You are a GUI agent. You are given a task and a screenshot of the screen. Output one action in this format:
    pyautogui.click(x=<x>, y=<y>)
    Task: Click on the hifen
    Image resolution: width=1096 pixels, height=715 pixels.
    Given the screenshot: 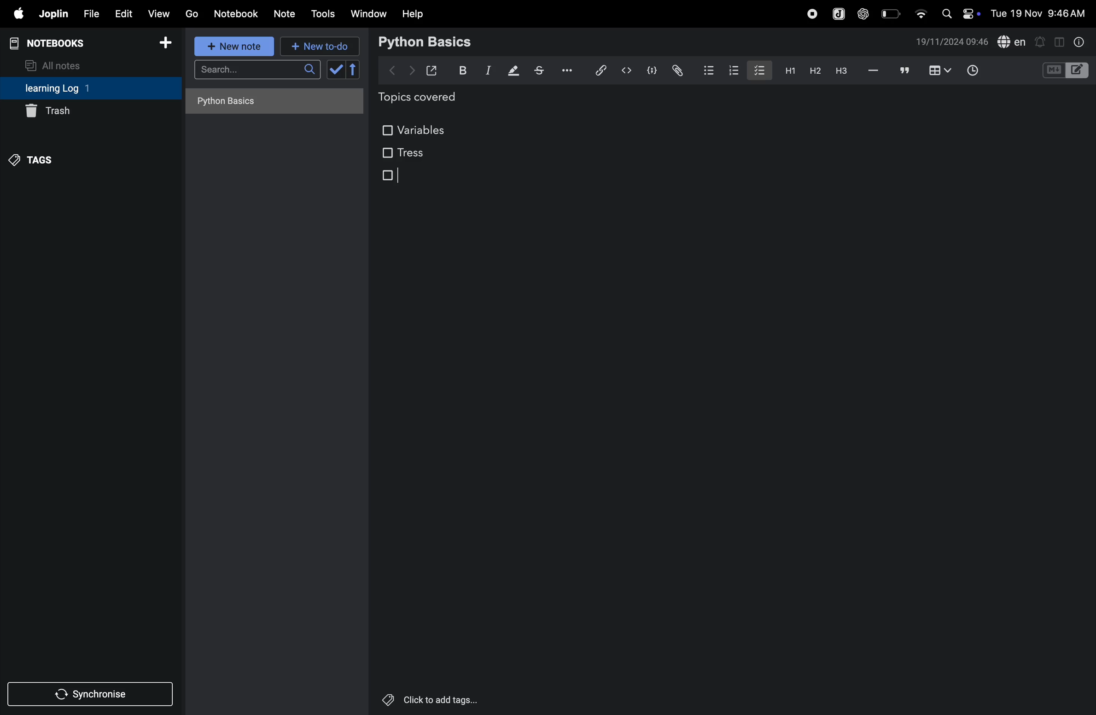 What is the action you would take?
    pyautogui.click(x=874, y=71)
    